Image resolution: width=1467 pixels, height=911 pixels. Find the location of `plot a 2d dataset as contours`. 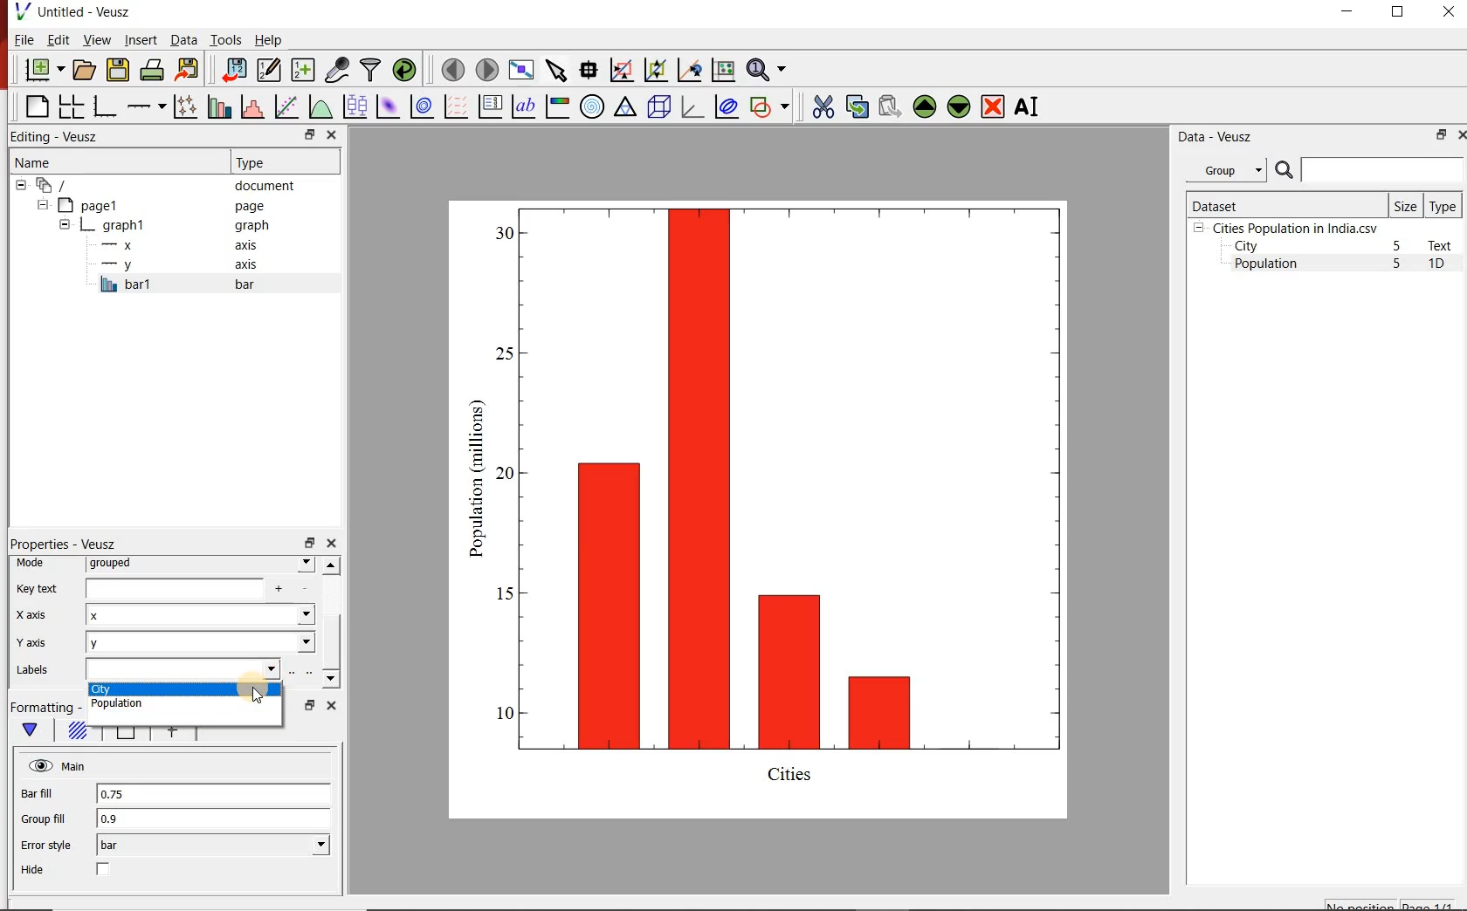

plot a 2d dataset as contours is located at coordinates (420, 106).